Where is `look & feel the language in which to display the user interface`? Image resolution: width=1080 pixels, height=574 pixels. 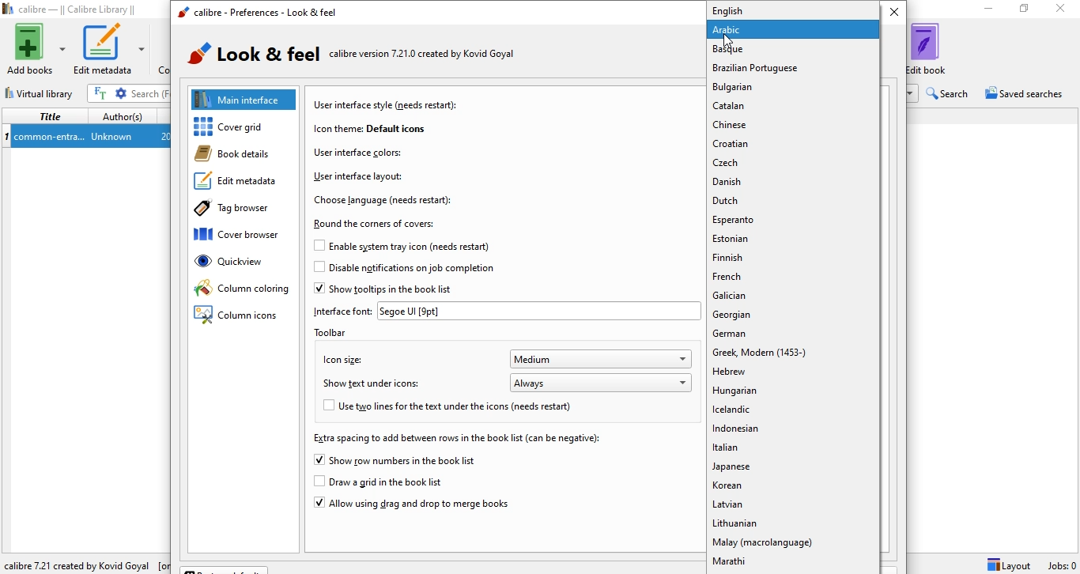 look & feel the language in which to display the user interface is located at coordinates (375, 56).